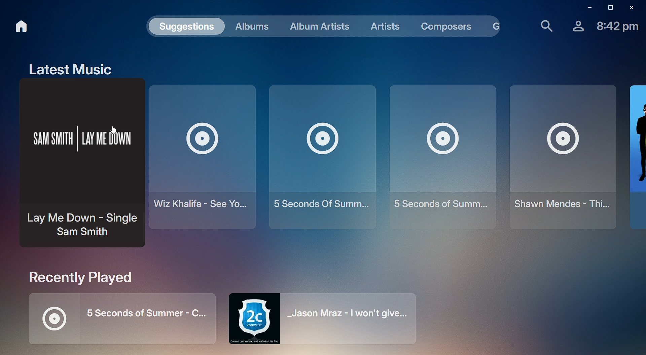 The image size is (646, 355). What do you see at coordinates (498, 26) in the screenshot?
I see `G` at bounding box center [498, 26].